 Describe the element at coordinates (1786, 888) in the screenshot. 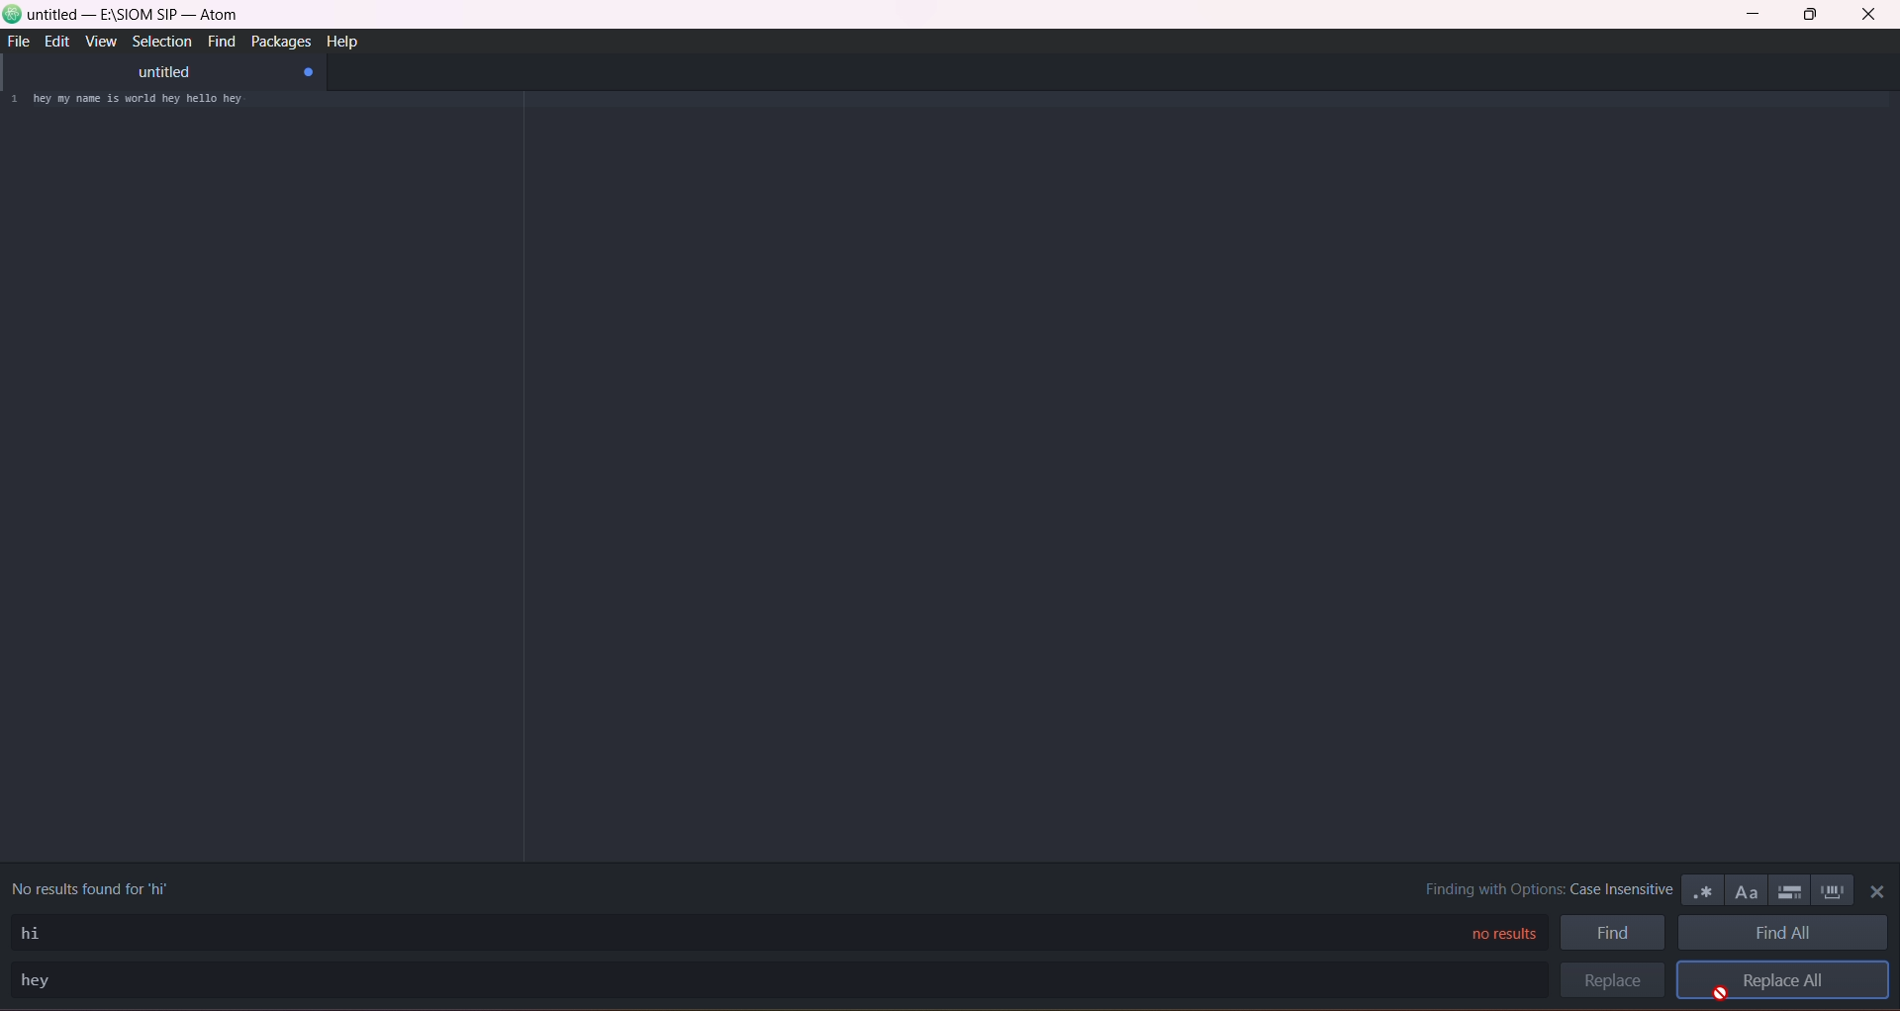

I see `only in selection` at that location.